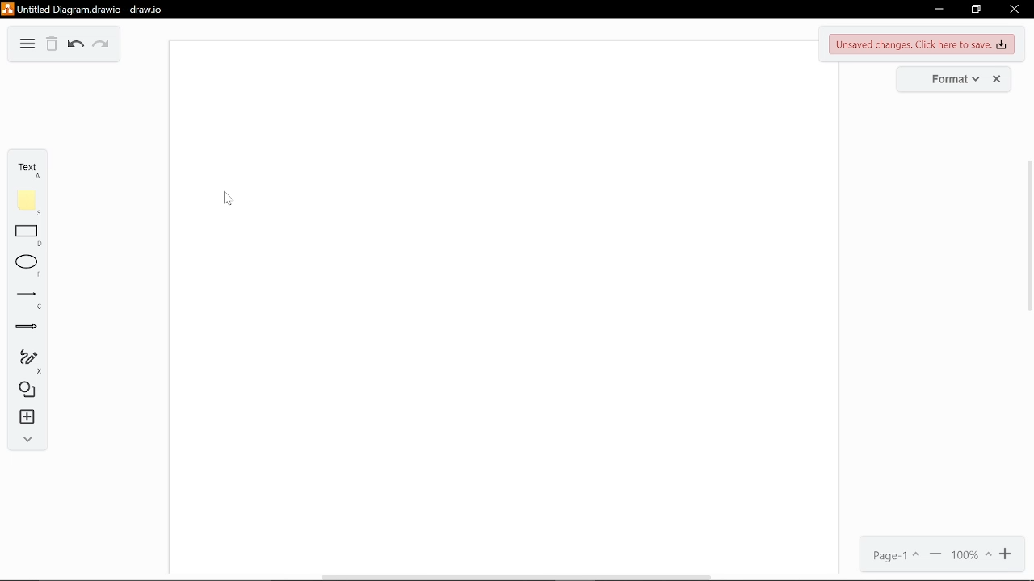  I want to click on redo, so click(103, 47).